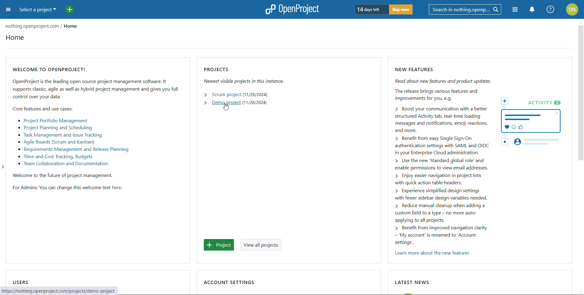 This screenshot has width=584, height=295. I want to click on account, so click(572, 9).